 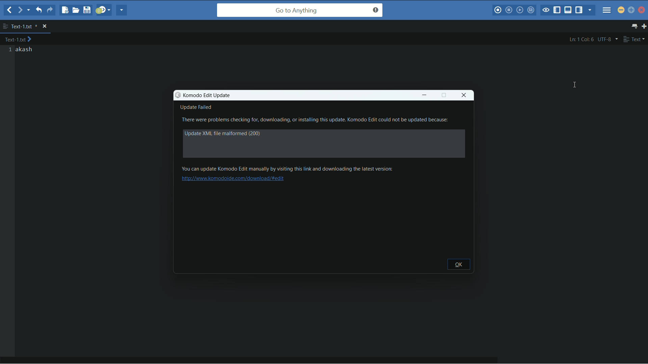 What do you see at coordinates (197, 108) in the screenshot?
I see `update failed` at bounding box center [197, 108].